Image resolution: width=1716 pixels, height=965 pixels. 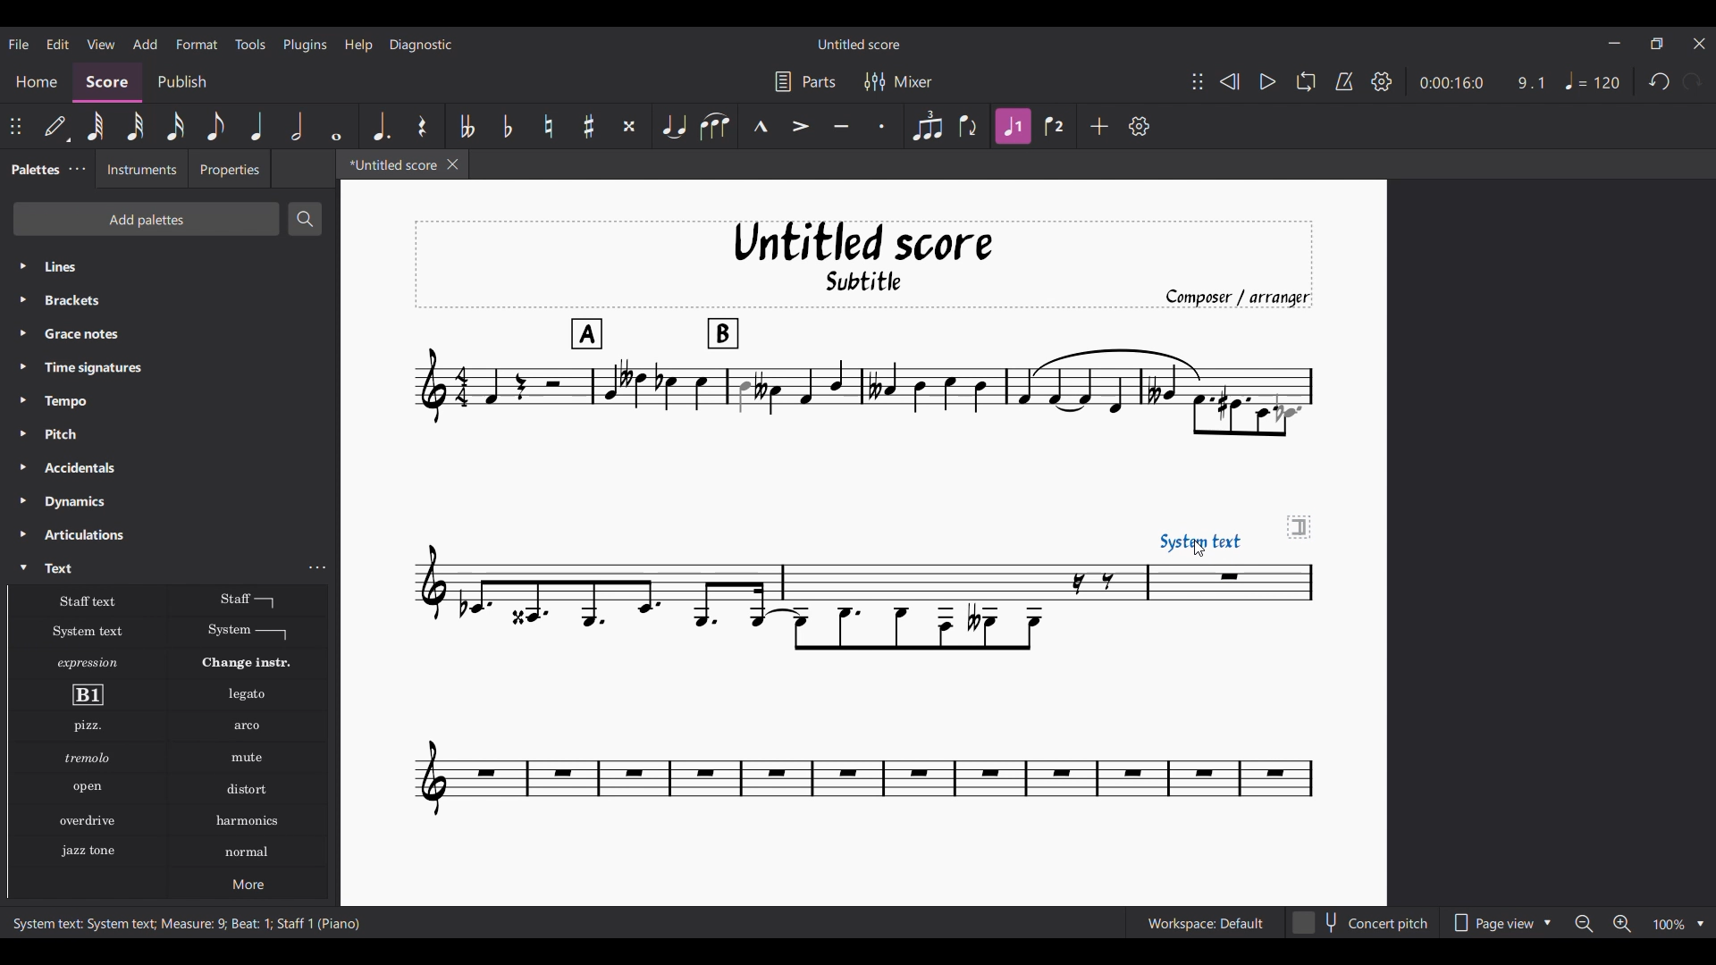 What do you see at coordinates (146, 219) in the screenshot?
I see `Add palettes` at bounding box center [146, 219].